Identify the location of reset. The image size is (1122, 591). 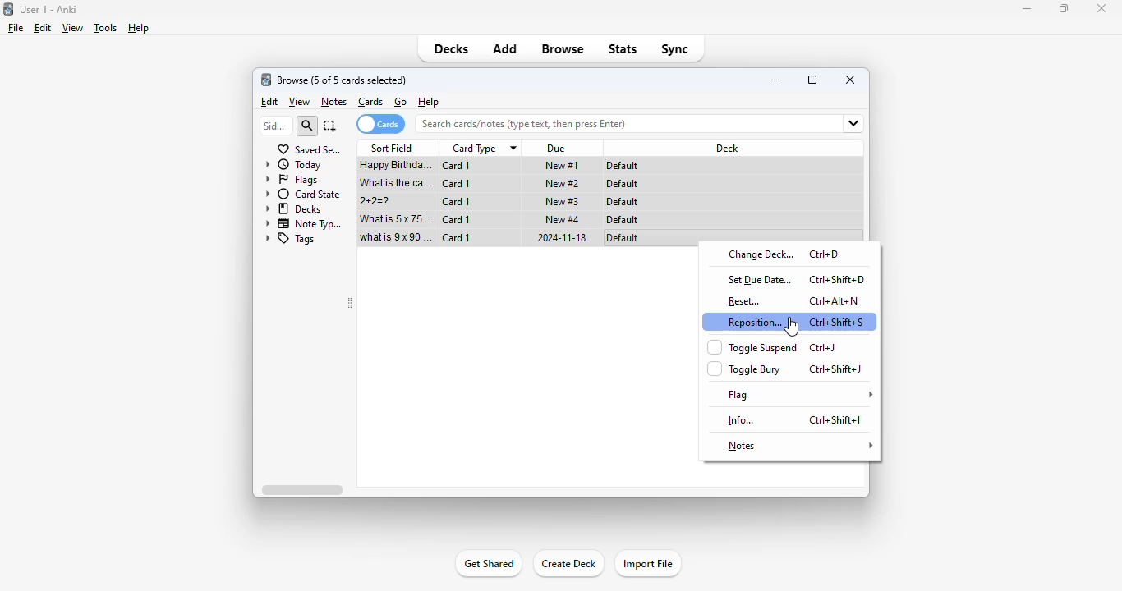
(745, 302).